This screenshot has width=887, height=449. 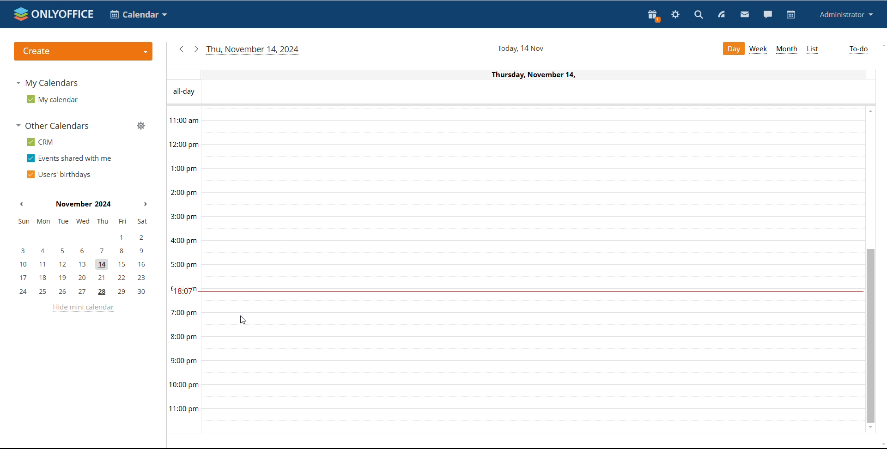 What do you see at coordinates (859, 50) in the screenshot?
I see `to-do` at bounding box center [859, 50].